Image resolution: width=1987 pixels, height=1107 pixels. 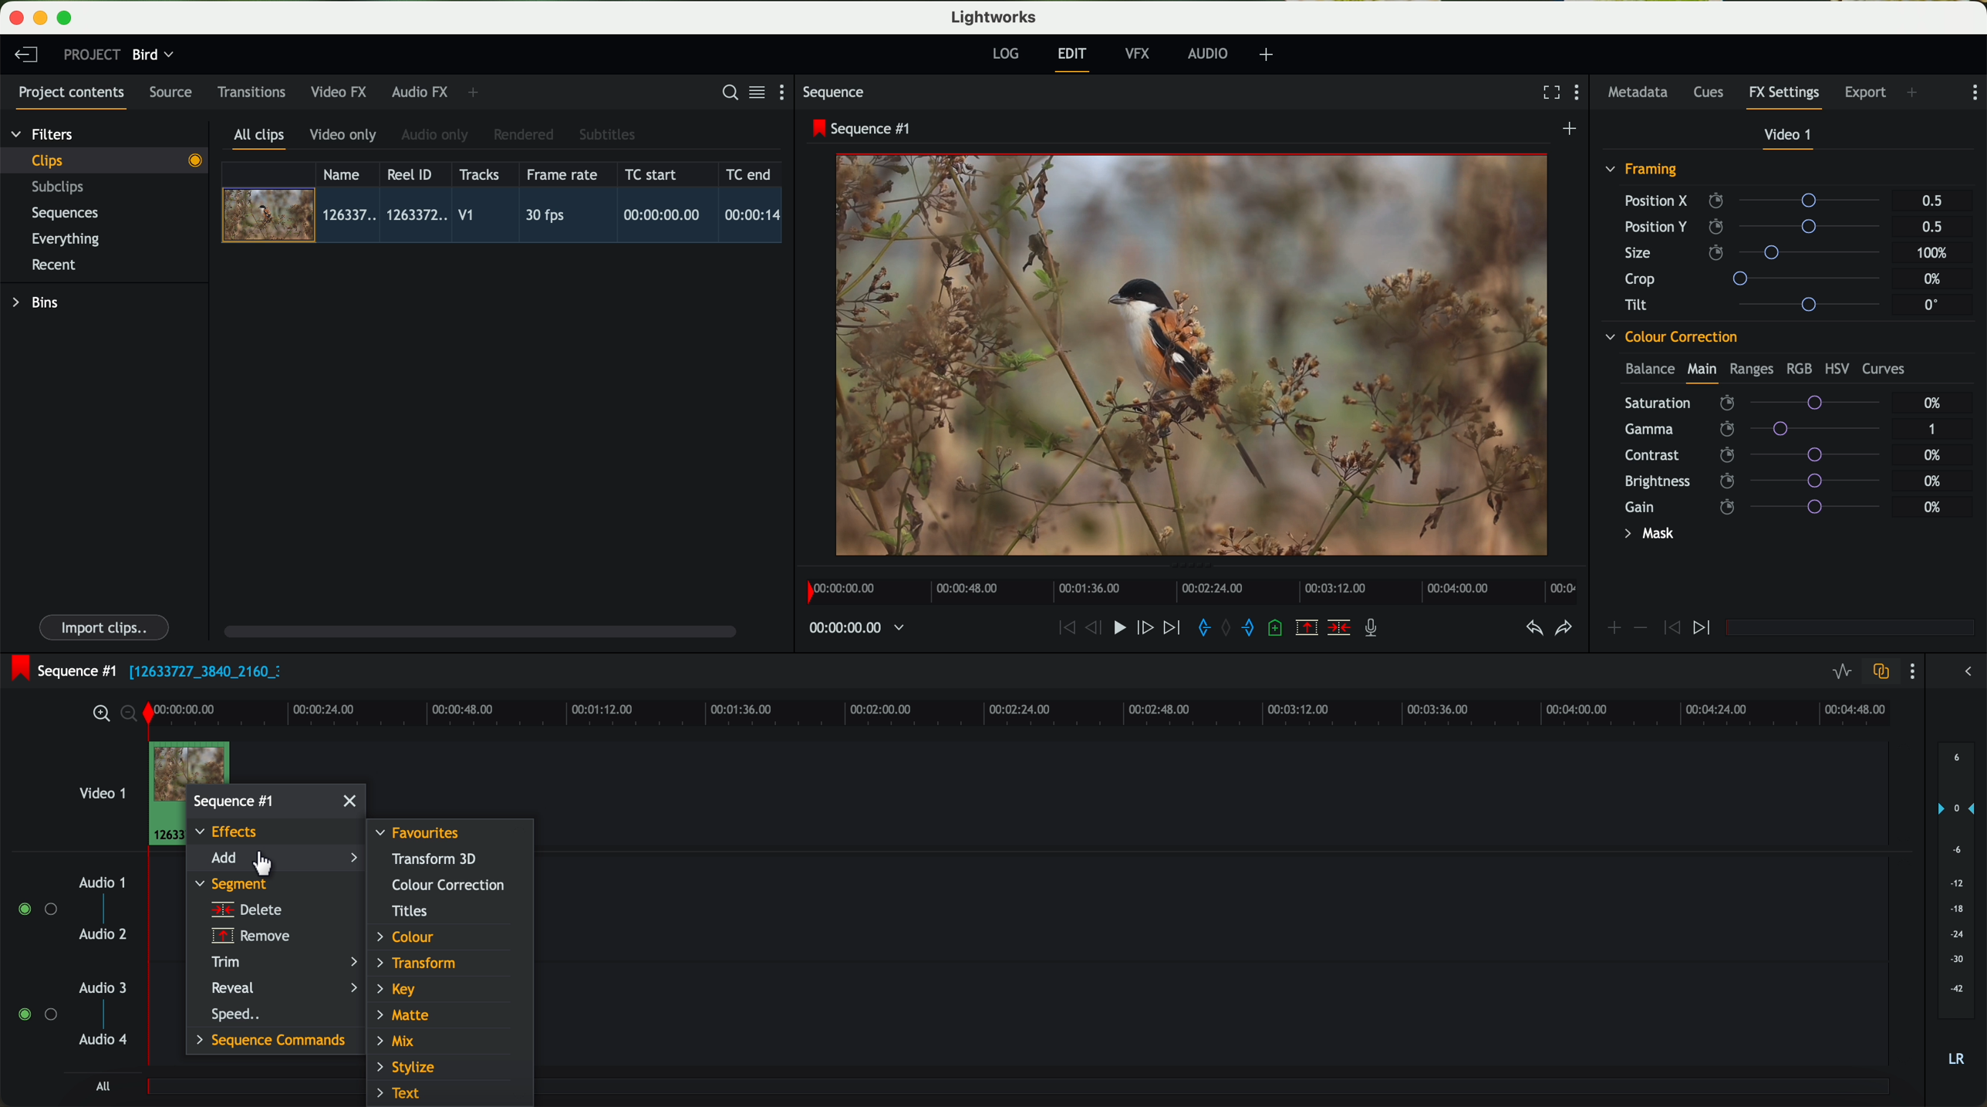 I want to click on video 1, so click(x=100, y=790).